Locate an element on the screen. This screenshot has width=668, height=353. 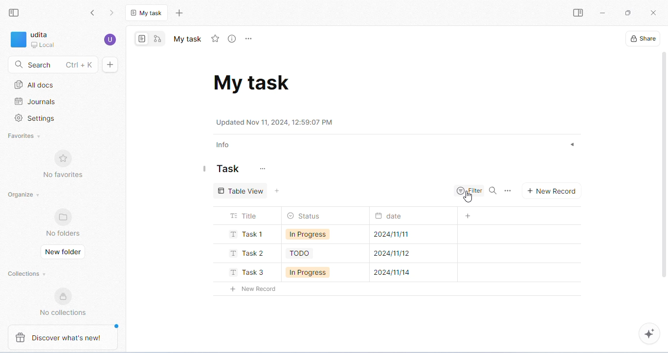
add favorite is located at coordinates (215, 39).